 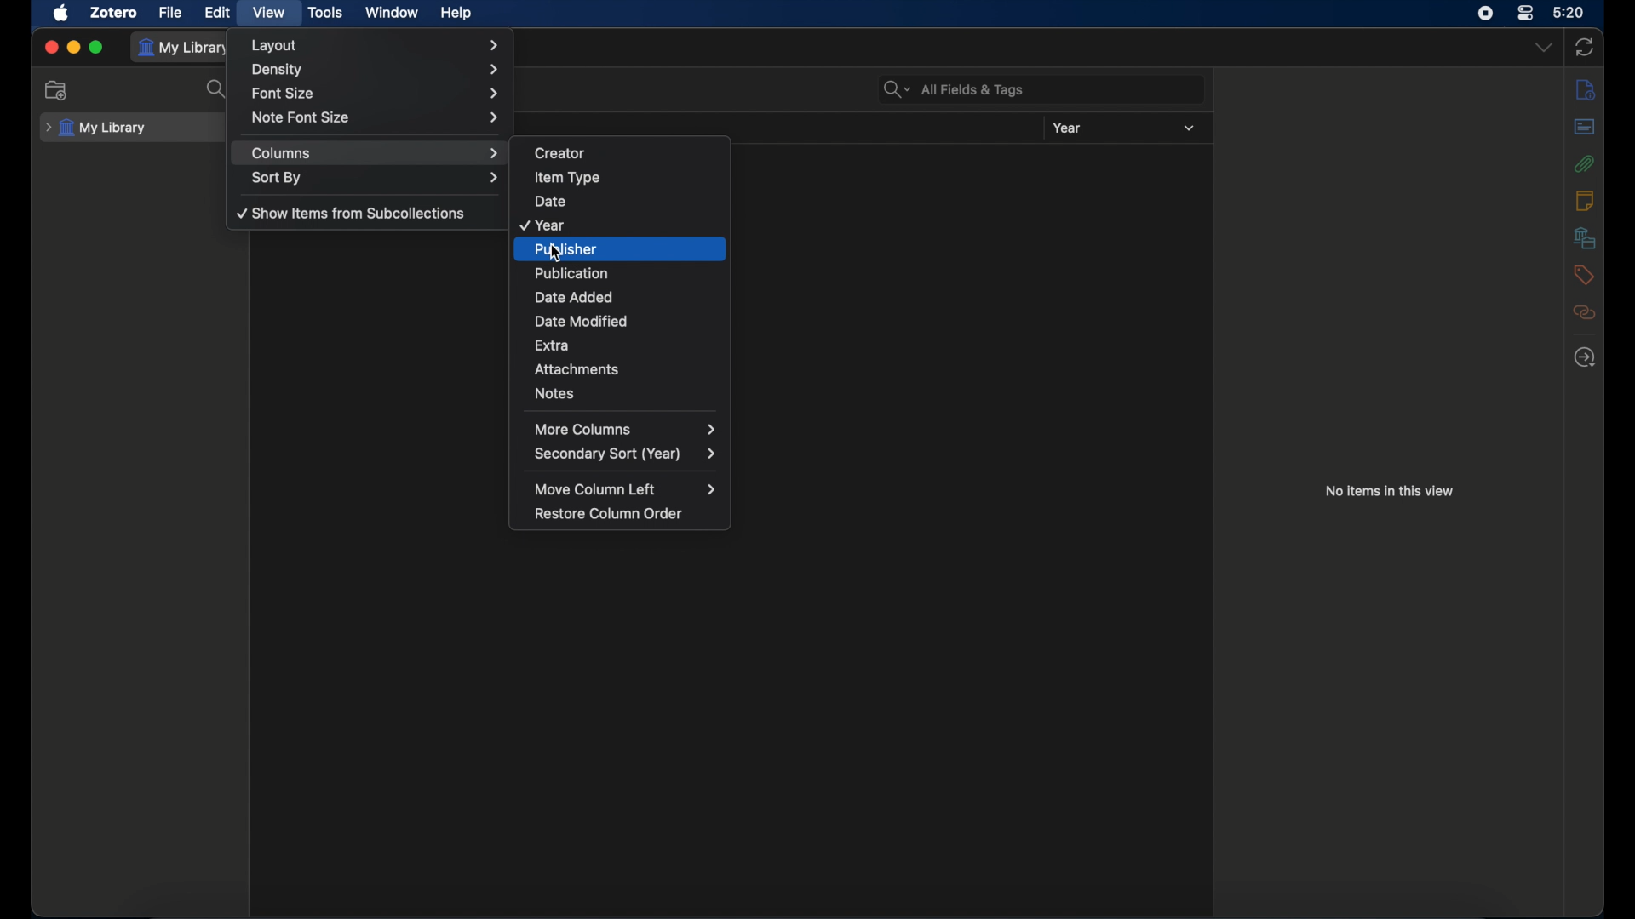 I want to click on note font size, so click(x=376, y=117).